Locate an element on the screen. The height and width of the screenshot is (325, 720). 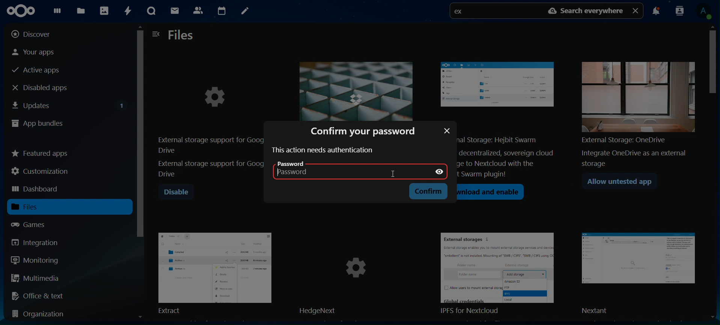
updates is located at coordinates (69, 104).